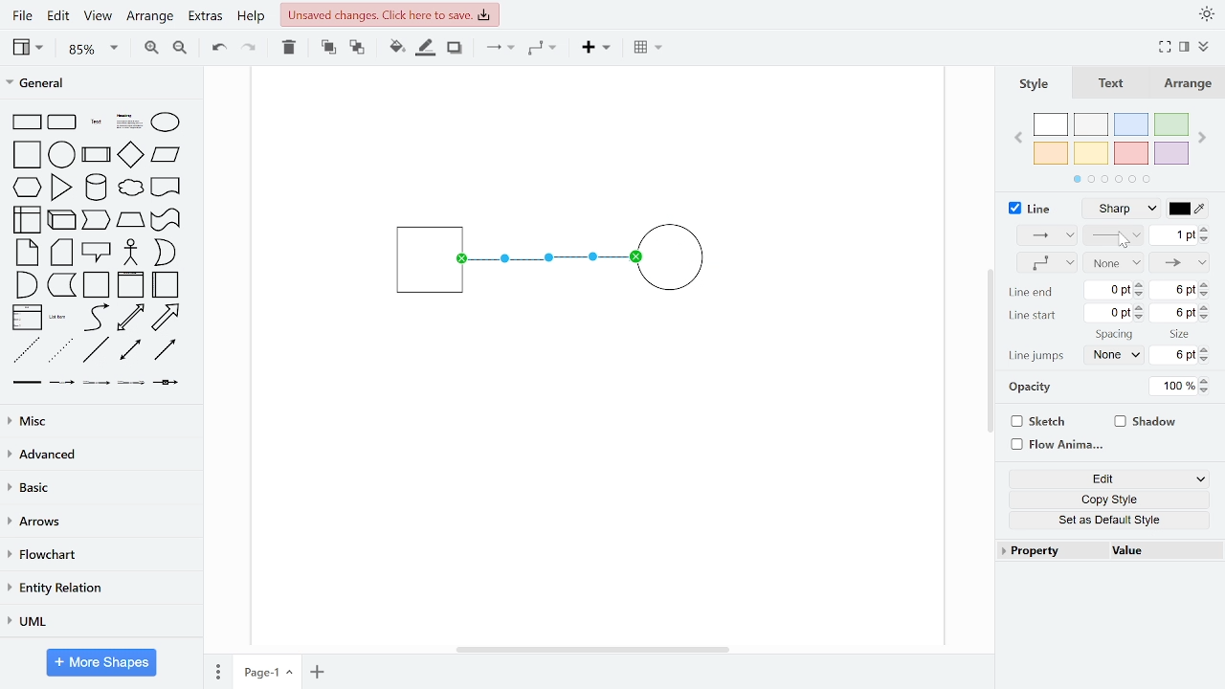 This screenshot has width=1225, height=689. Describe the element at coordinates (98, 454) in the screenshot. I see `advanced` at that location.